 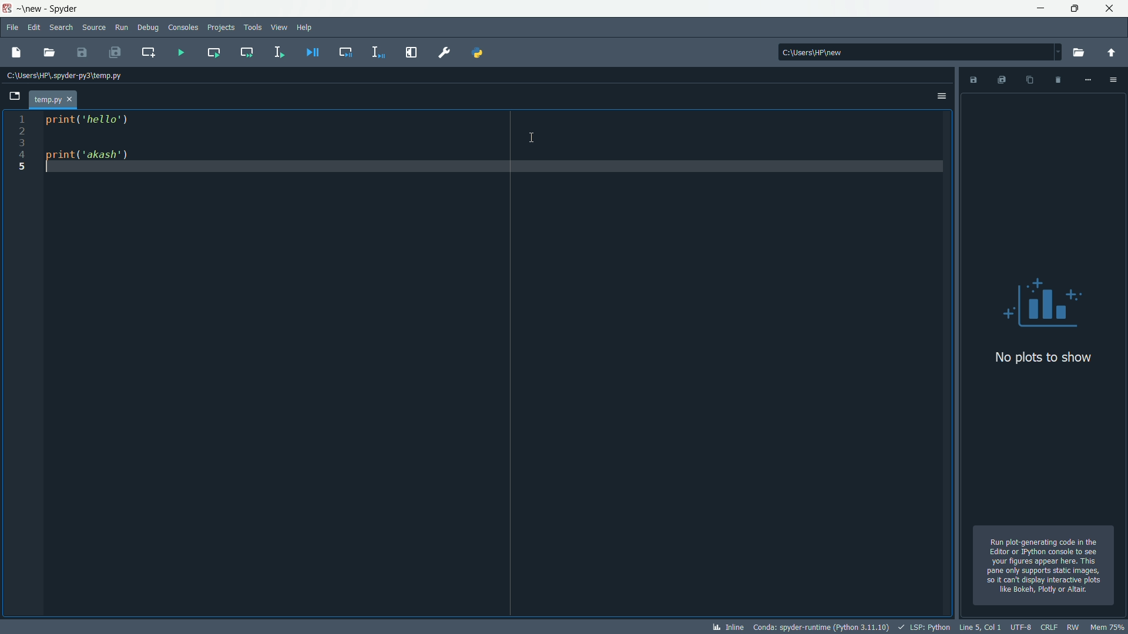 I want to click on help menu, so click(x=303, y=28).